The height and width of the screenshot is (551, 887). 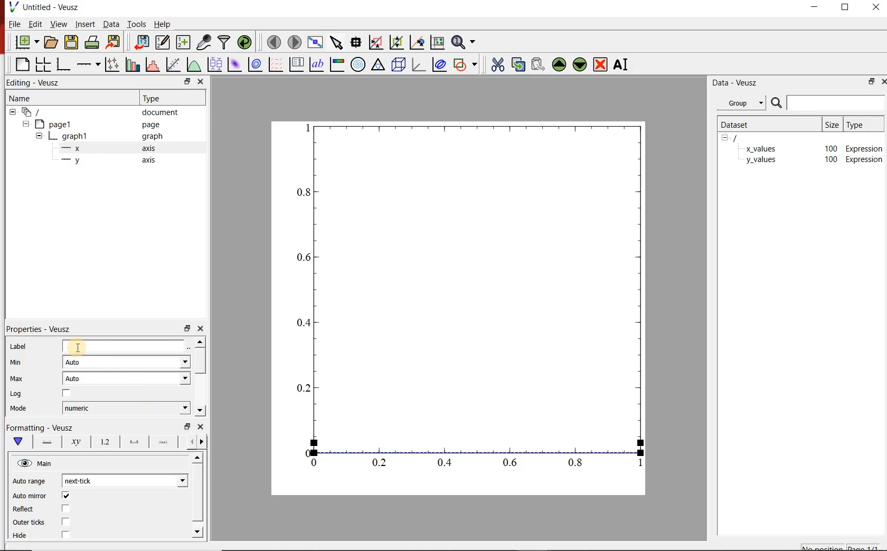 I want to click on plot key, so click(x=297, y=64).